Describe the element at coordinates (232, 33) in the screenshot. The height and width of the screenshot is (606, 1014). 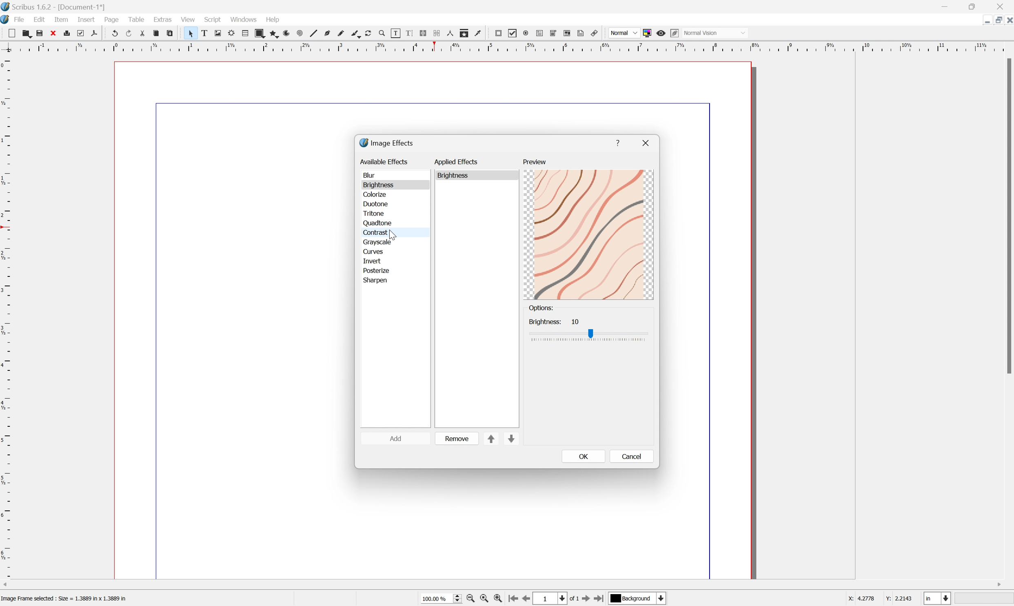
I see `Render frame` at that location.